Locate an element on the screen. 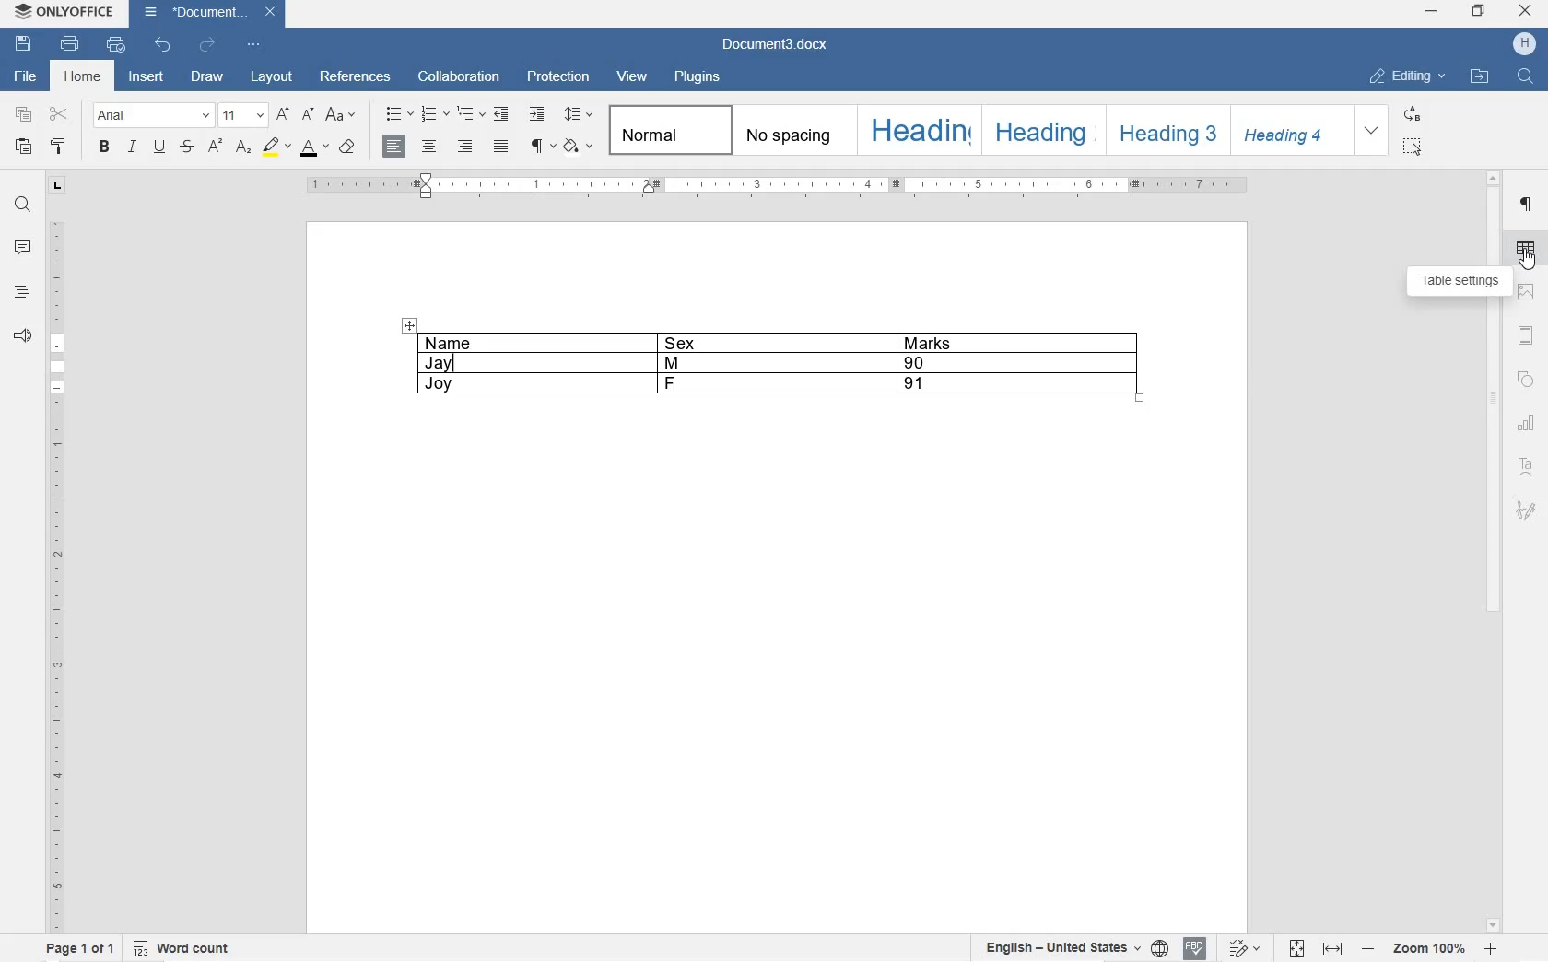 The image size is (1548, 962). EDITING is located at coordinates (1408, 72).